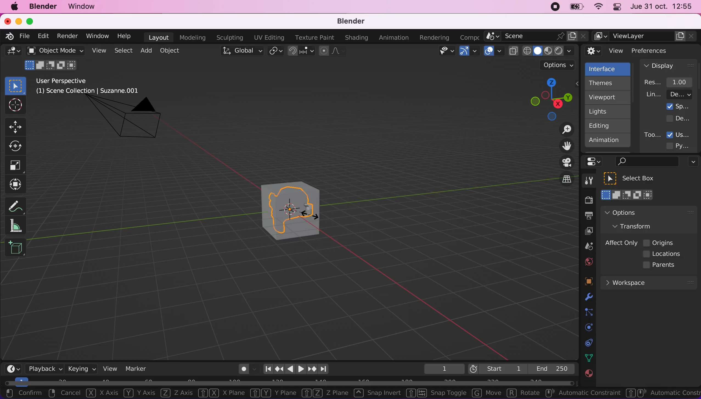 The height and width of the screenshot is (399, 701). Describe the element at coordinates (67, 36) in the screenshot. I see `render` at that location.